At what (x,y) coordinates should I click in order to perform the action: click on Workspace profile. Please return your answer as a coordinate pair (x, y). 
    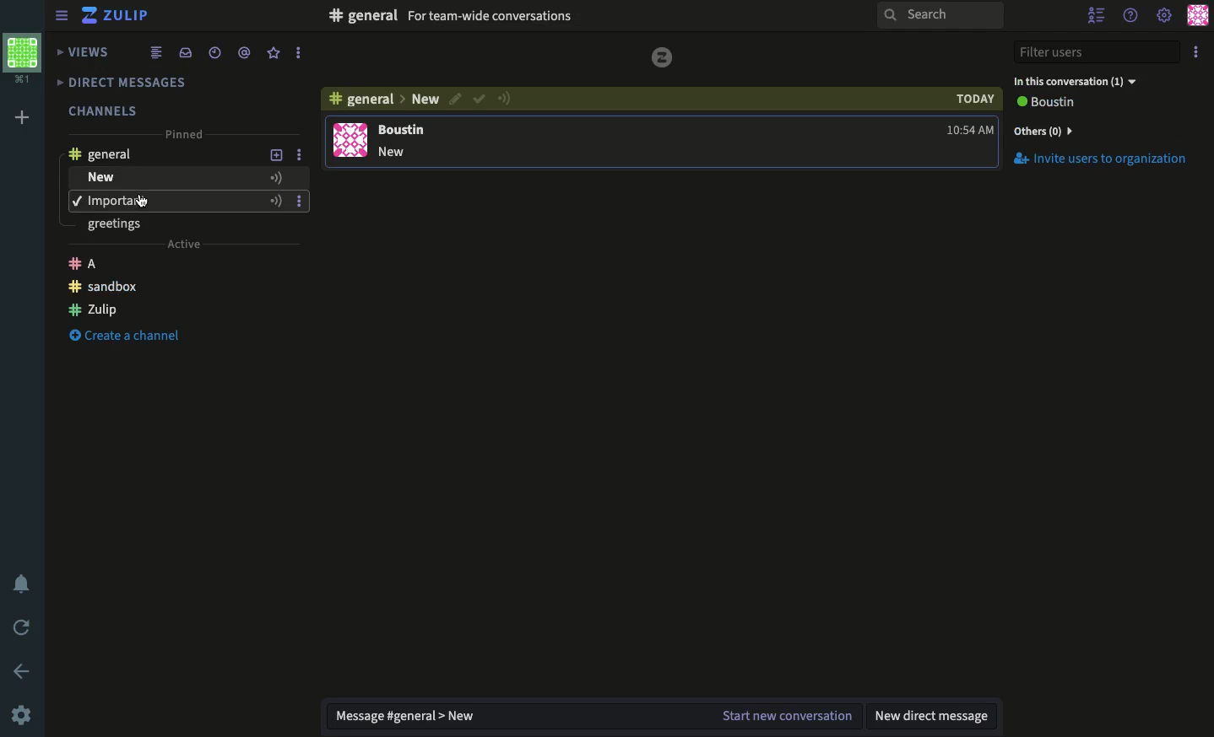
    Looking at the image, I should click on (26, 59).